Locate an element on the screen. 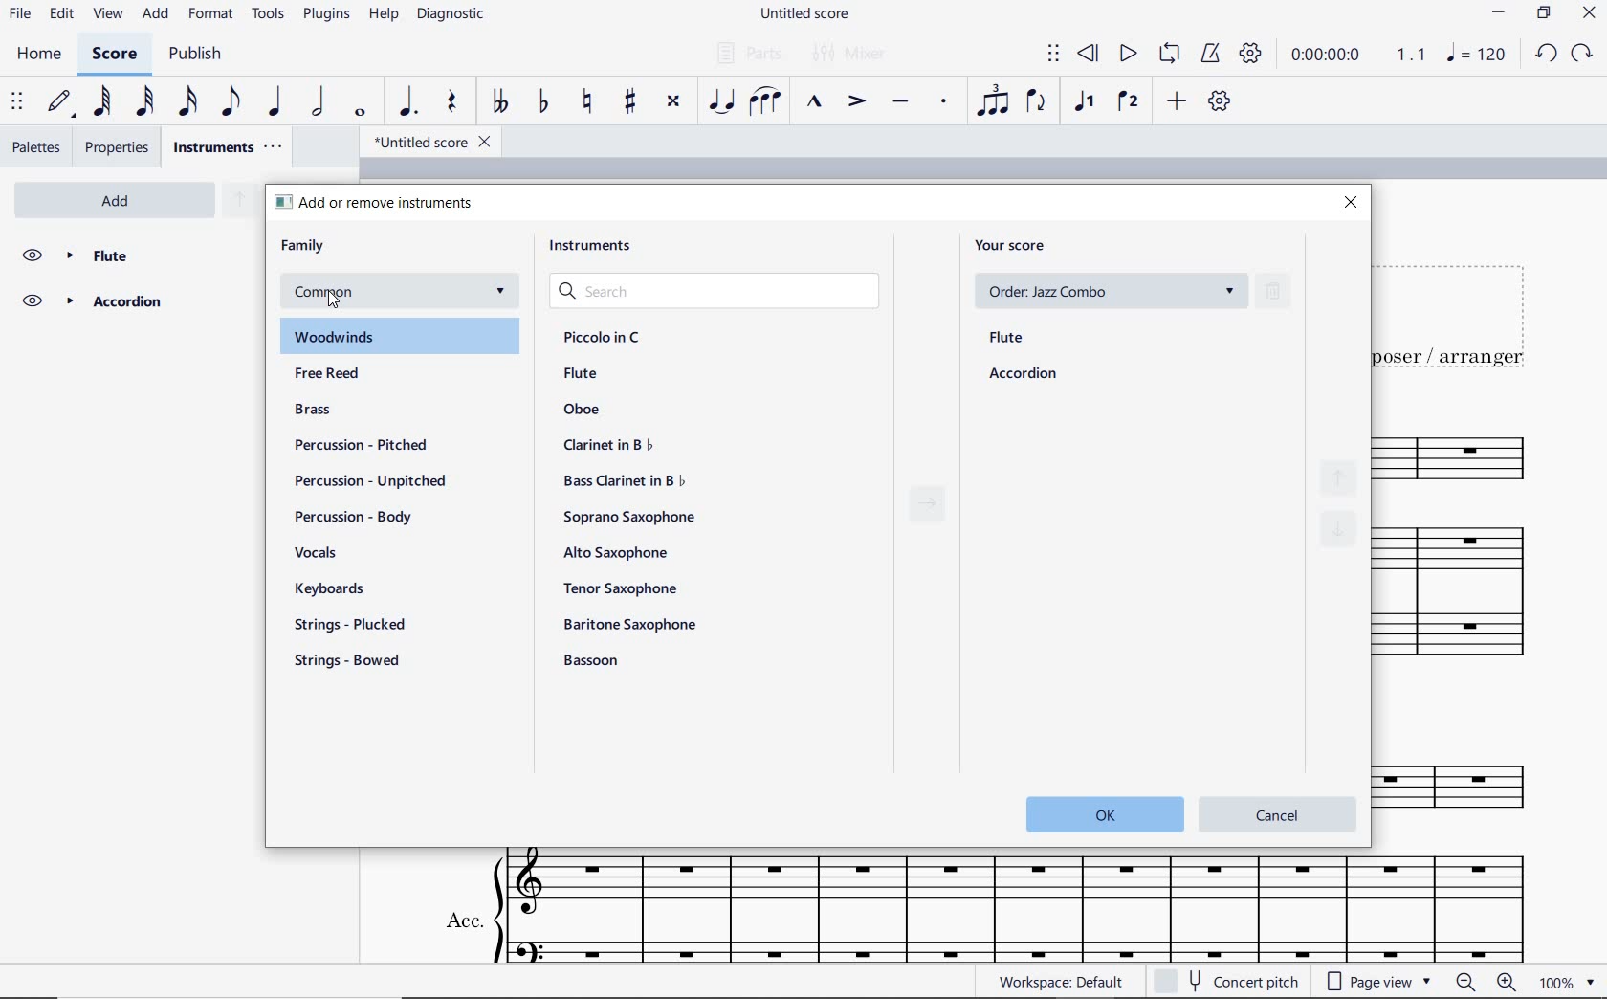 The image size is (1607, 999). RESTORE DOWN is located at coordinates (1543, 14).